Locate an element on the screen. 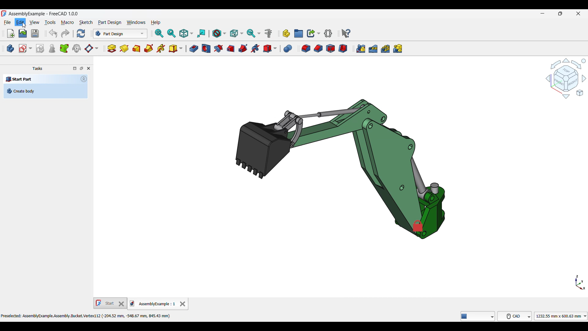 The width and height of the screenshot is (588, 331). Create a subtractive primitive options is located at coordinates (270, 48).